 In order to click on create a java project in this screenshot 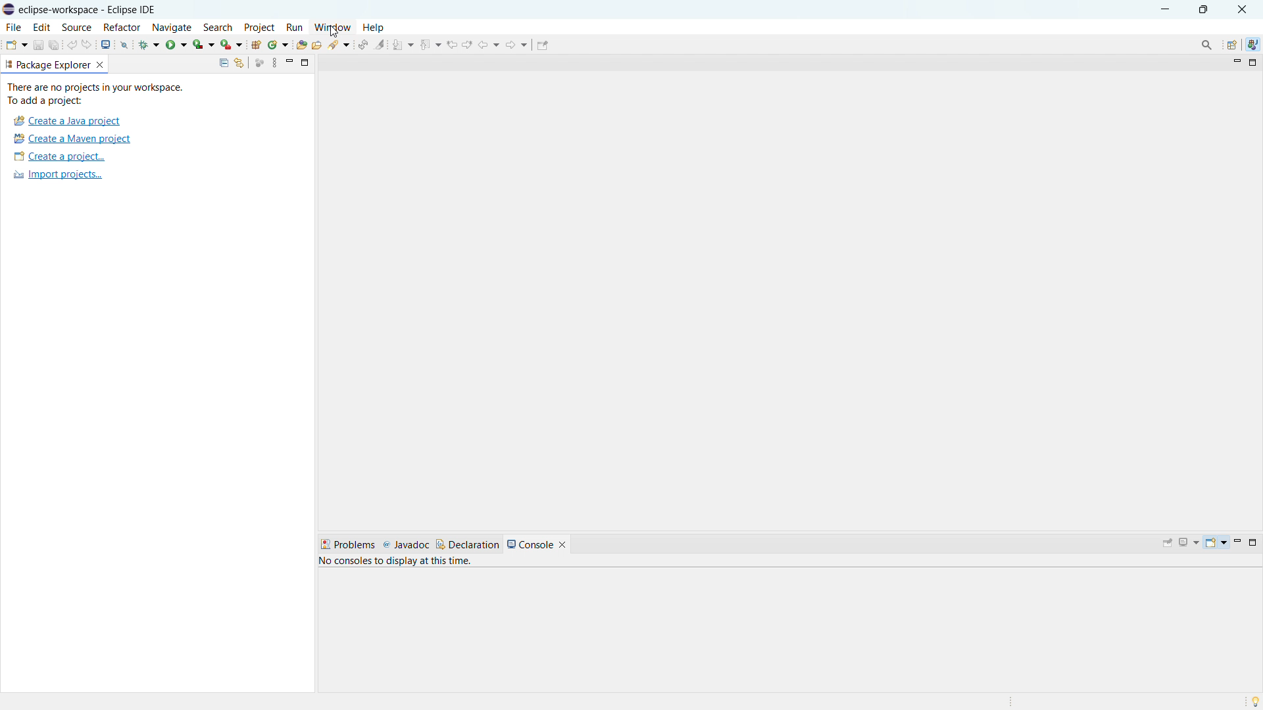, I will do `click(66, 121)`.